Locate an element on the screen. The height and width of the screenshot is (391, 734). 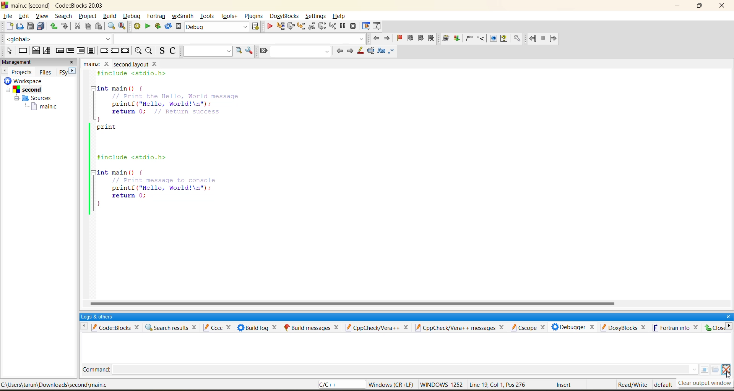
break instruction is located at coordinates (102, 51).